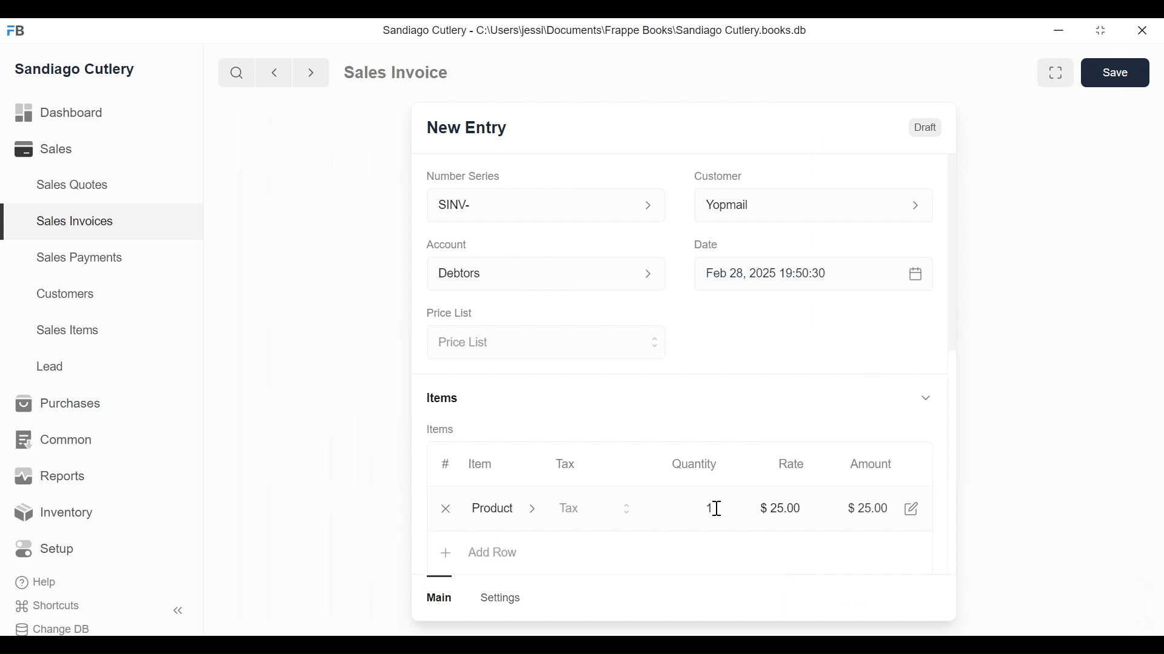 The width and height of the screenshot is (1164, 654). Describe the element at coordinates (502, 598) in the screenshot. I see `Settings` at that location.